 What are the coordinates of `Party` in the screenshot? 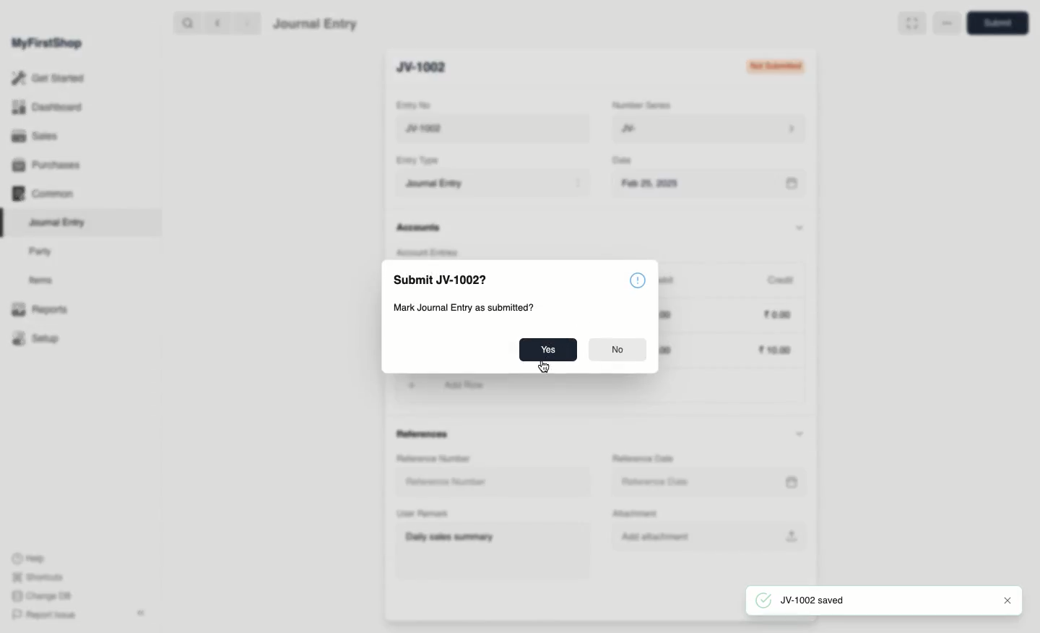 It's located at (41, 251).